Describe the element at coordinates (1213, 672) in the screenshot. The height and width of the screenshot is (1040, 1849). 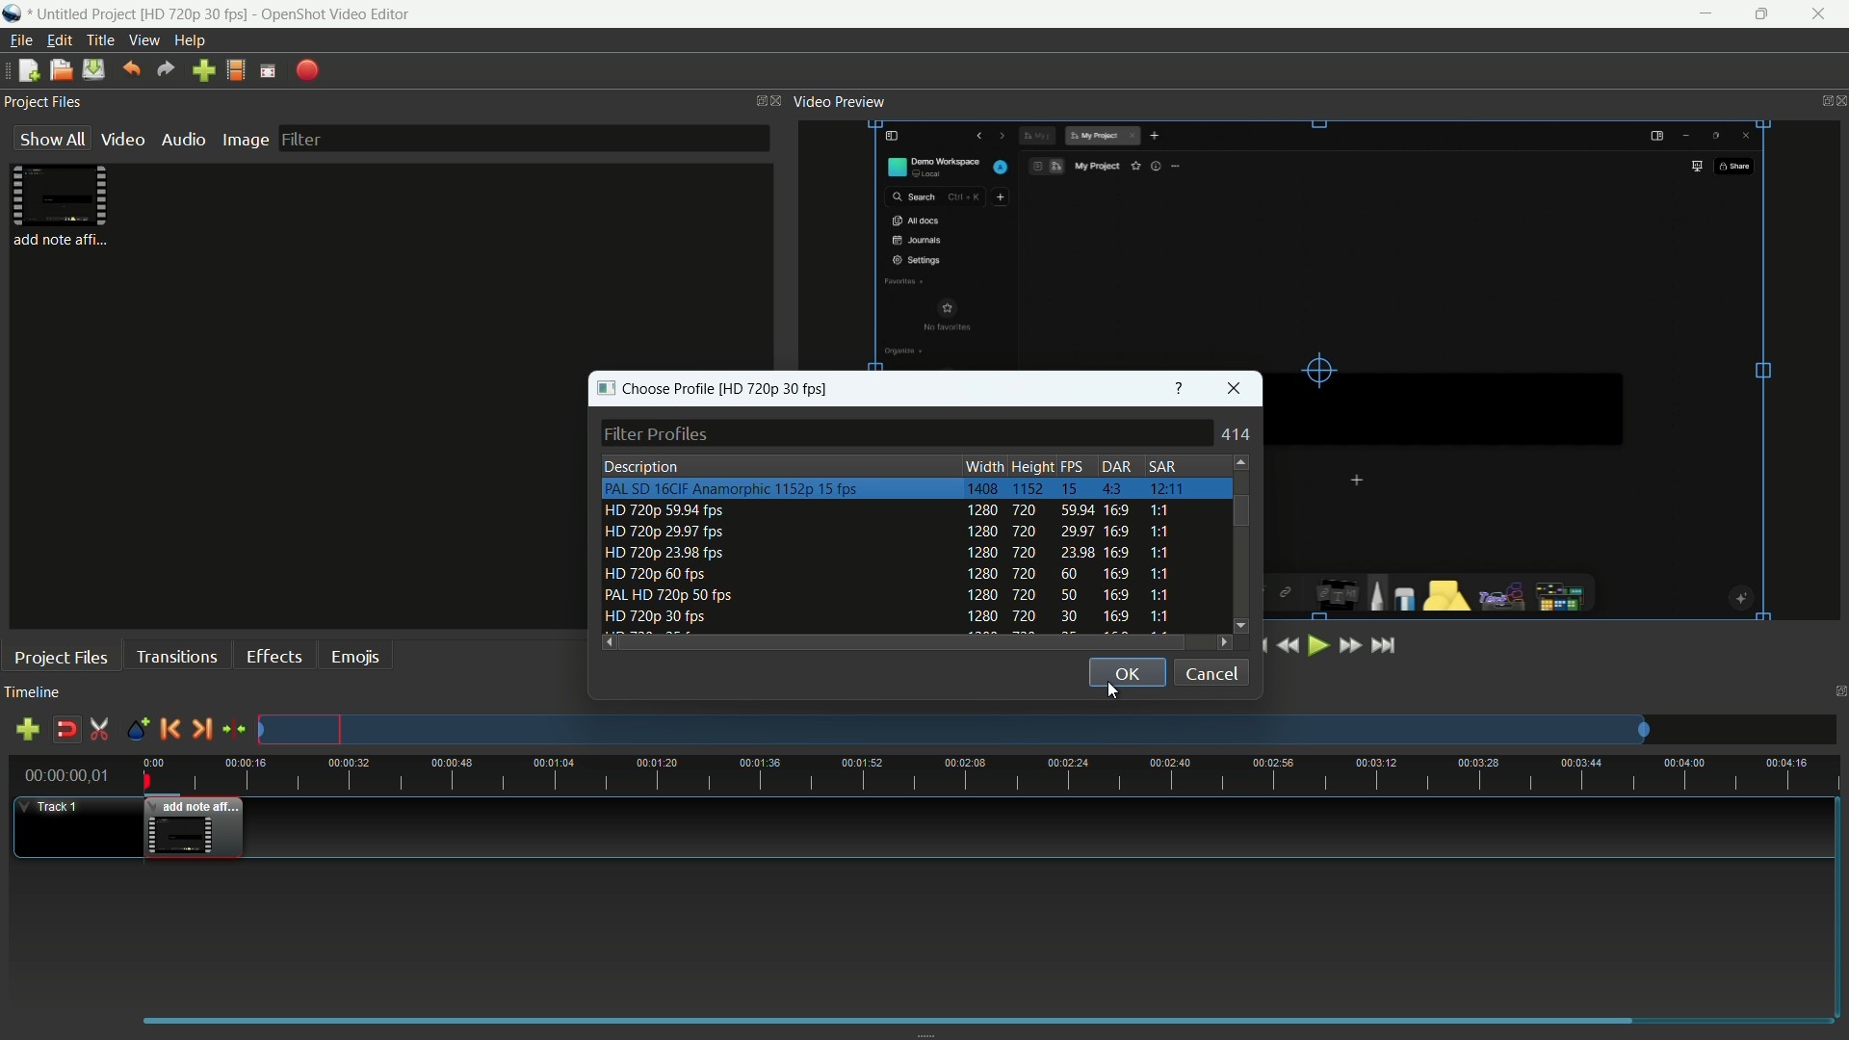
I see `cancel` at that location.